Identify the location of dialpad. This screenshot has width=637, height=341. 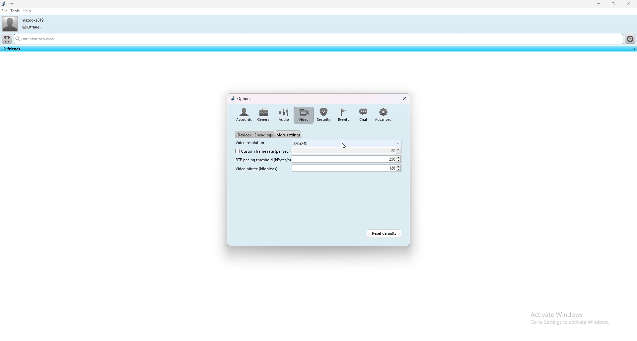
(7, 39).